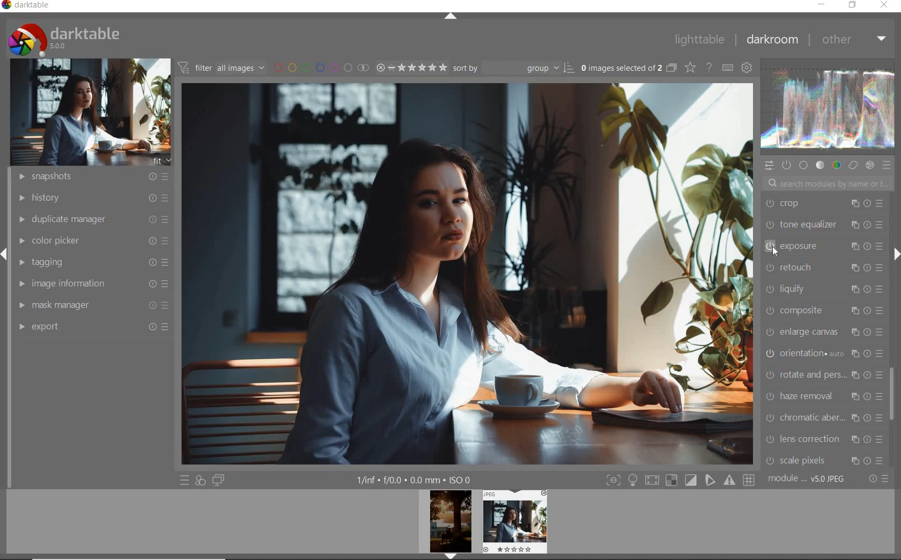 This screenshot has width=901, height=560. Describe the element at coordinates (219, 68) in the screenshot. I see `FILTER IMAGE` at that location.